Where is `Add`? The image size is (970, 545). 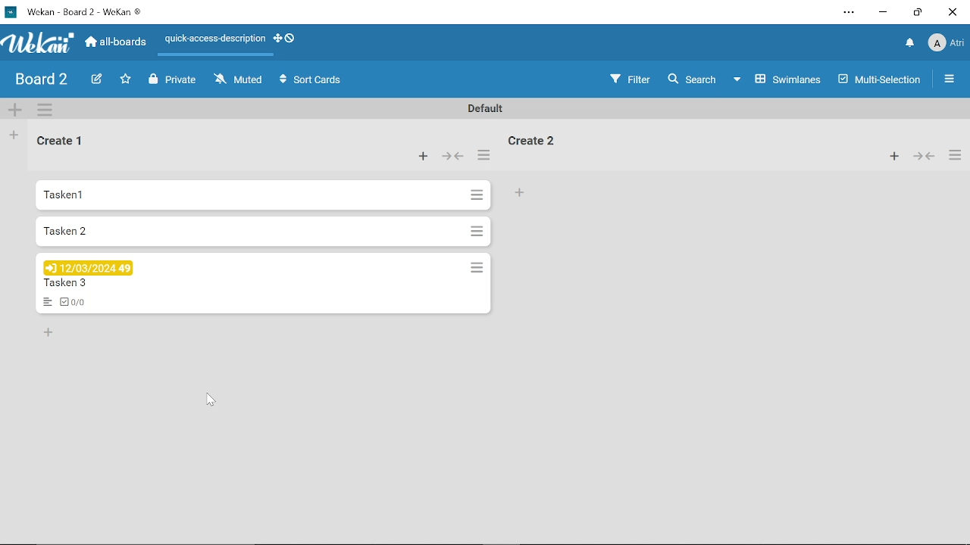
Add is located at coordinates (520, 192).